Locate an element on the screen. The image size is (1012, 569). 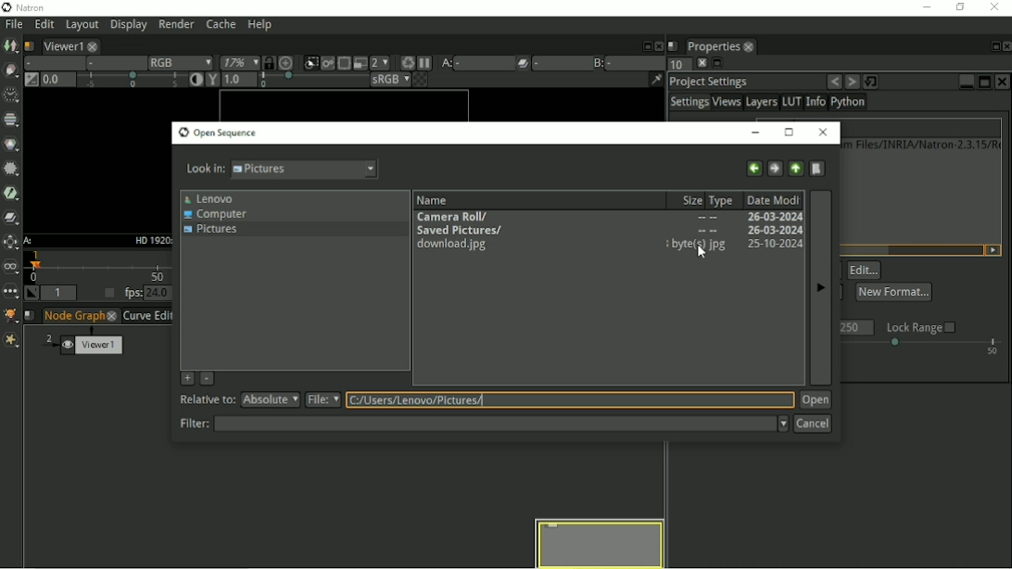
Restore default value is located at coordinates (873, 81).